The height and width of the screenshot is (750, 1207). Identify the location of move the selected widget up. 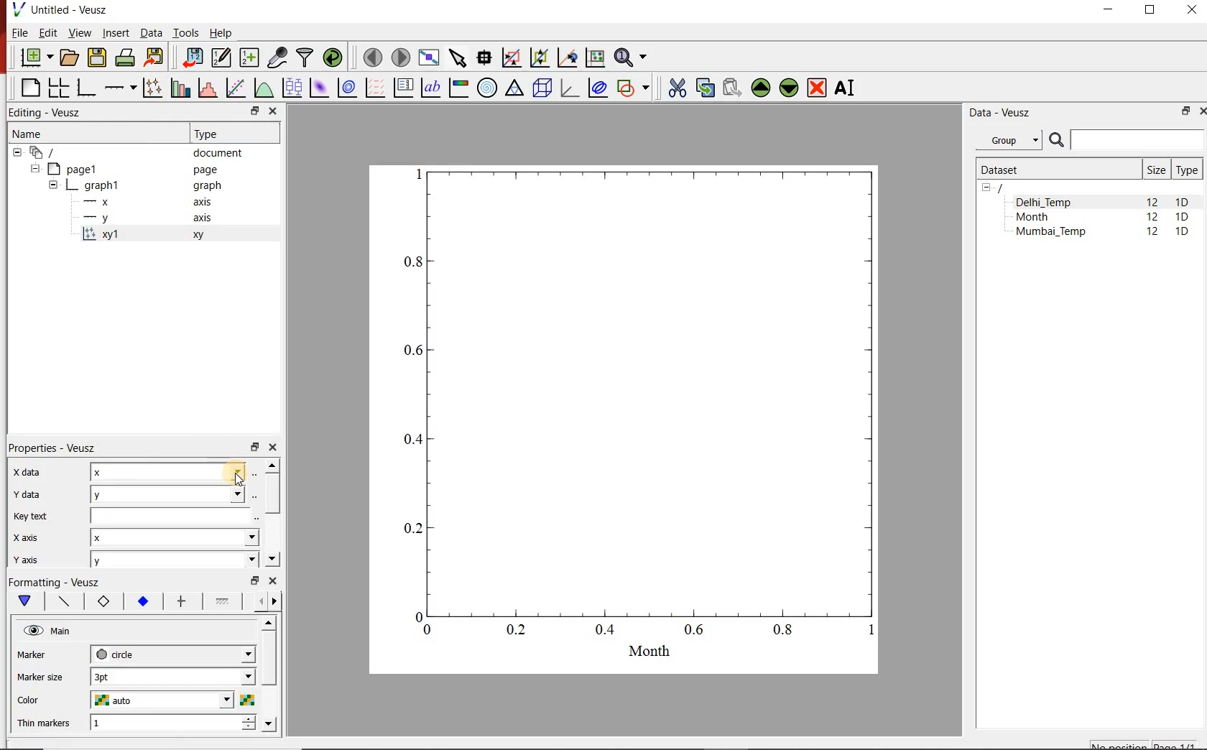
(760, 88).